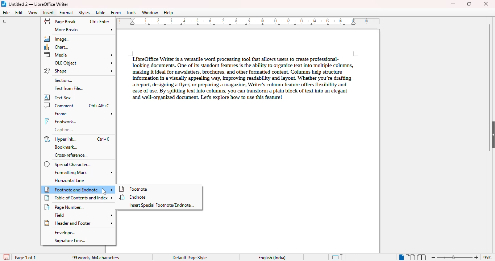  I want to click on comment, so click(76, 105).